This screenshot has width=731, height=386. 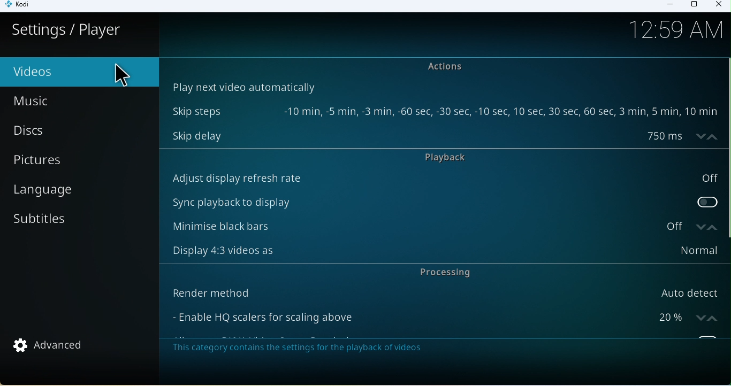 I want to click on Discs, so click(x=73, y=130).